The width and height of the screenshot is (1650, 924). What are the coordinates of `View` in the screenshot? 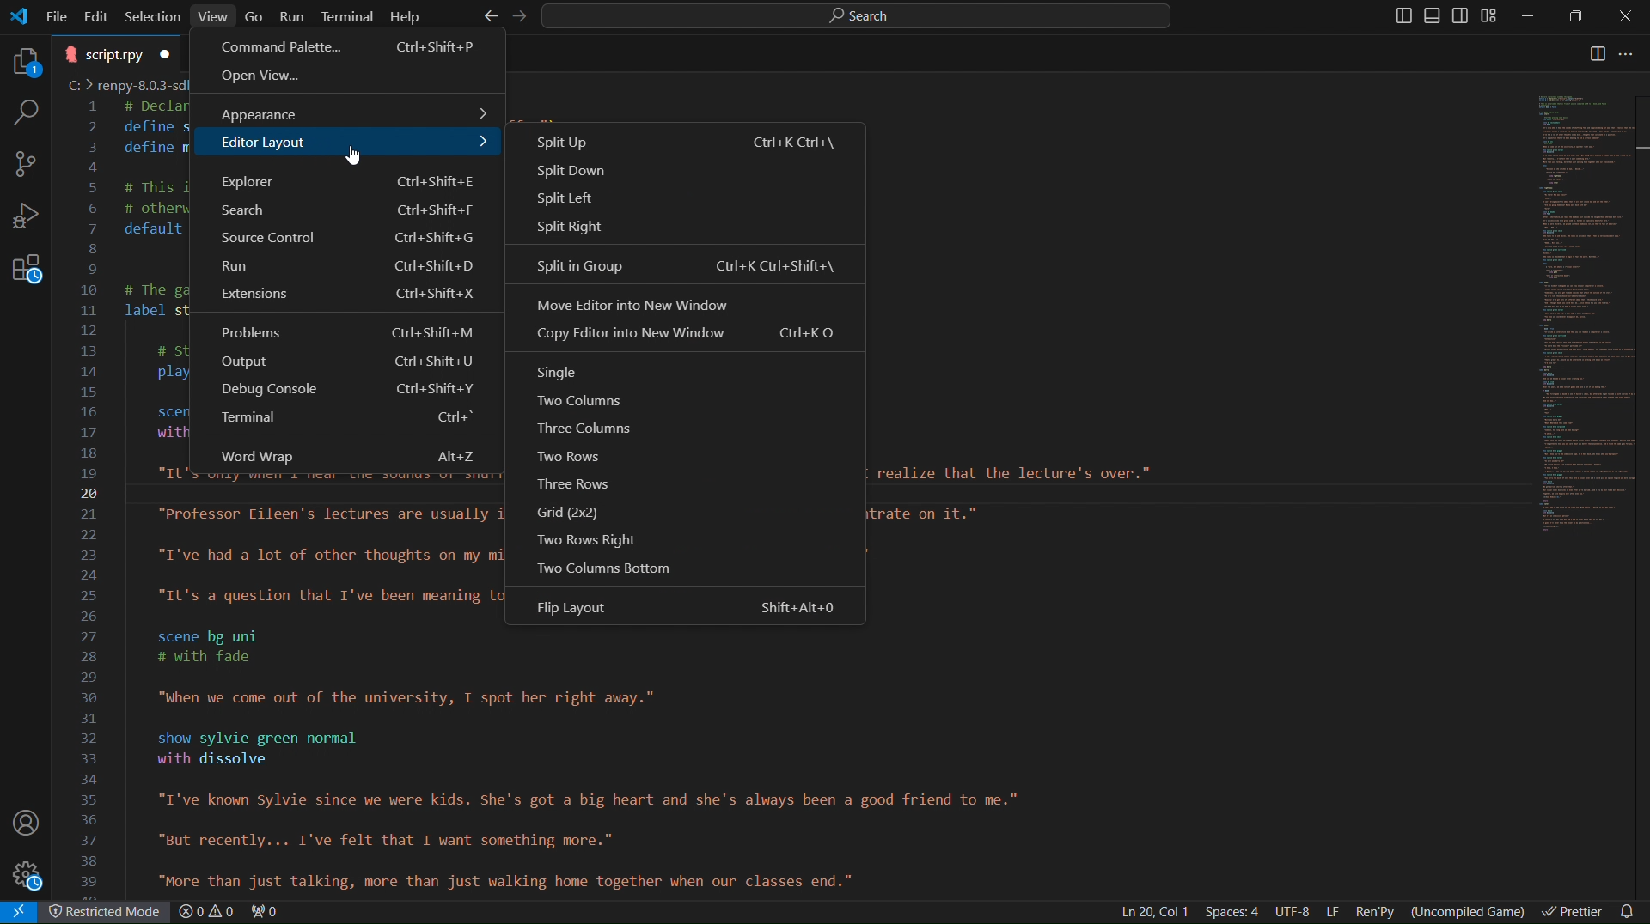 It's located at (214, 15).